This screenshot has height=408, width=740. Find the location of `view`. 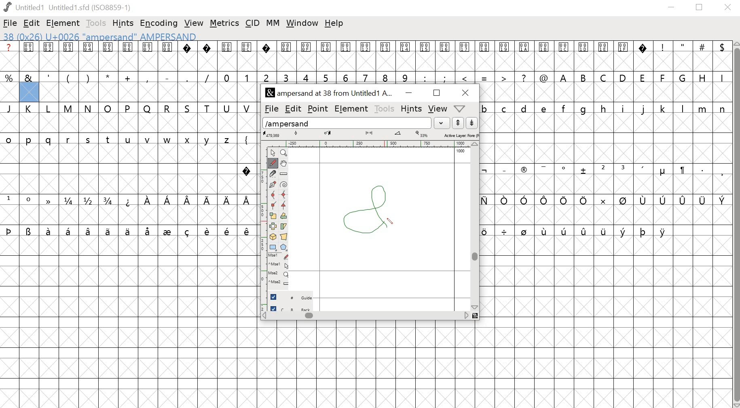

view is located at coordinates (194, 21).